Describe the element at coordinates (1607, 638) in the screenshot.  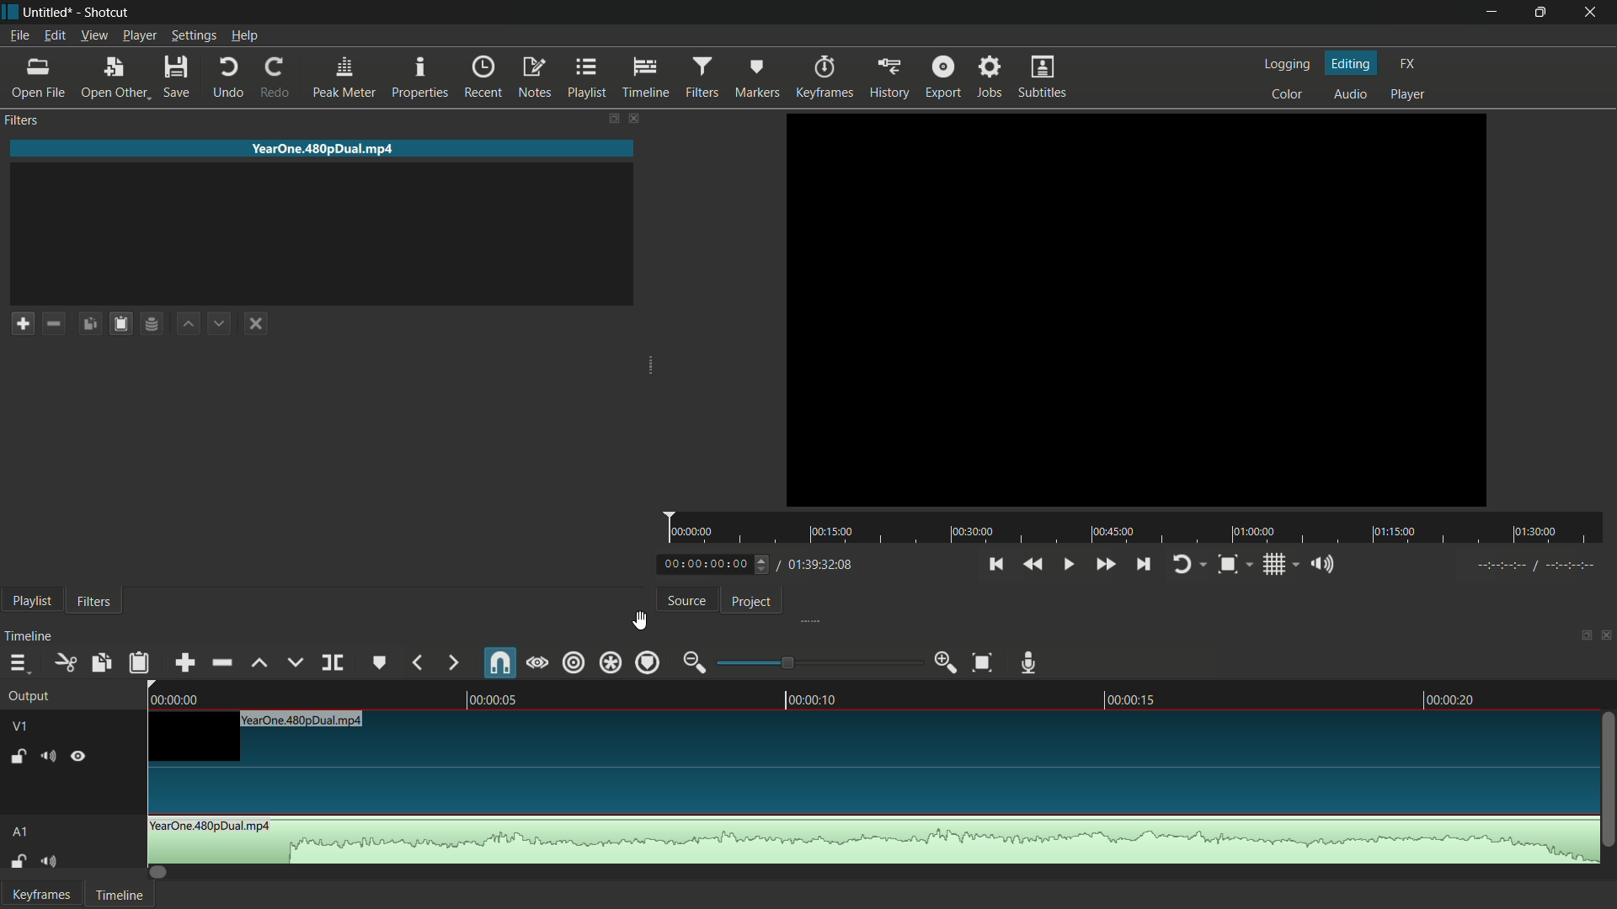
I see `close timeline` at that location.